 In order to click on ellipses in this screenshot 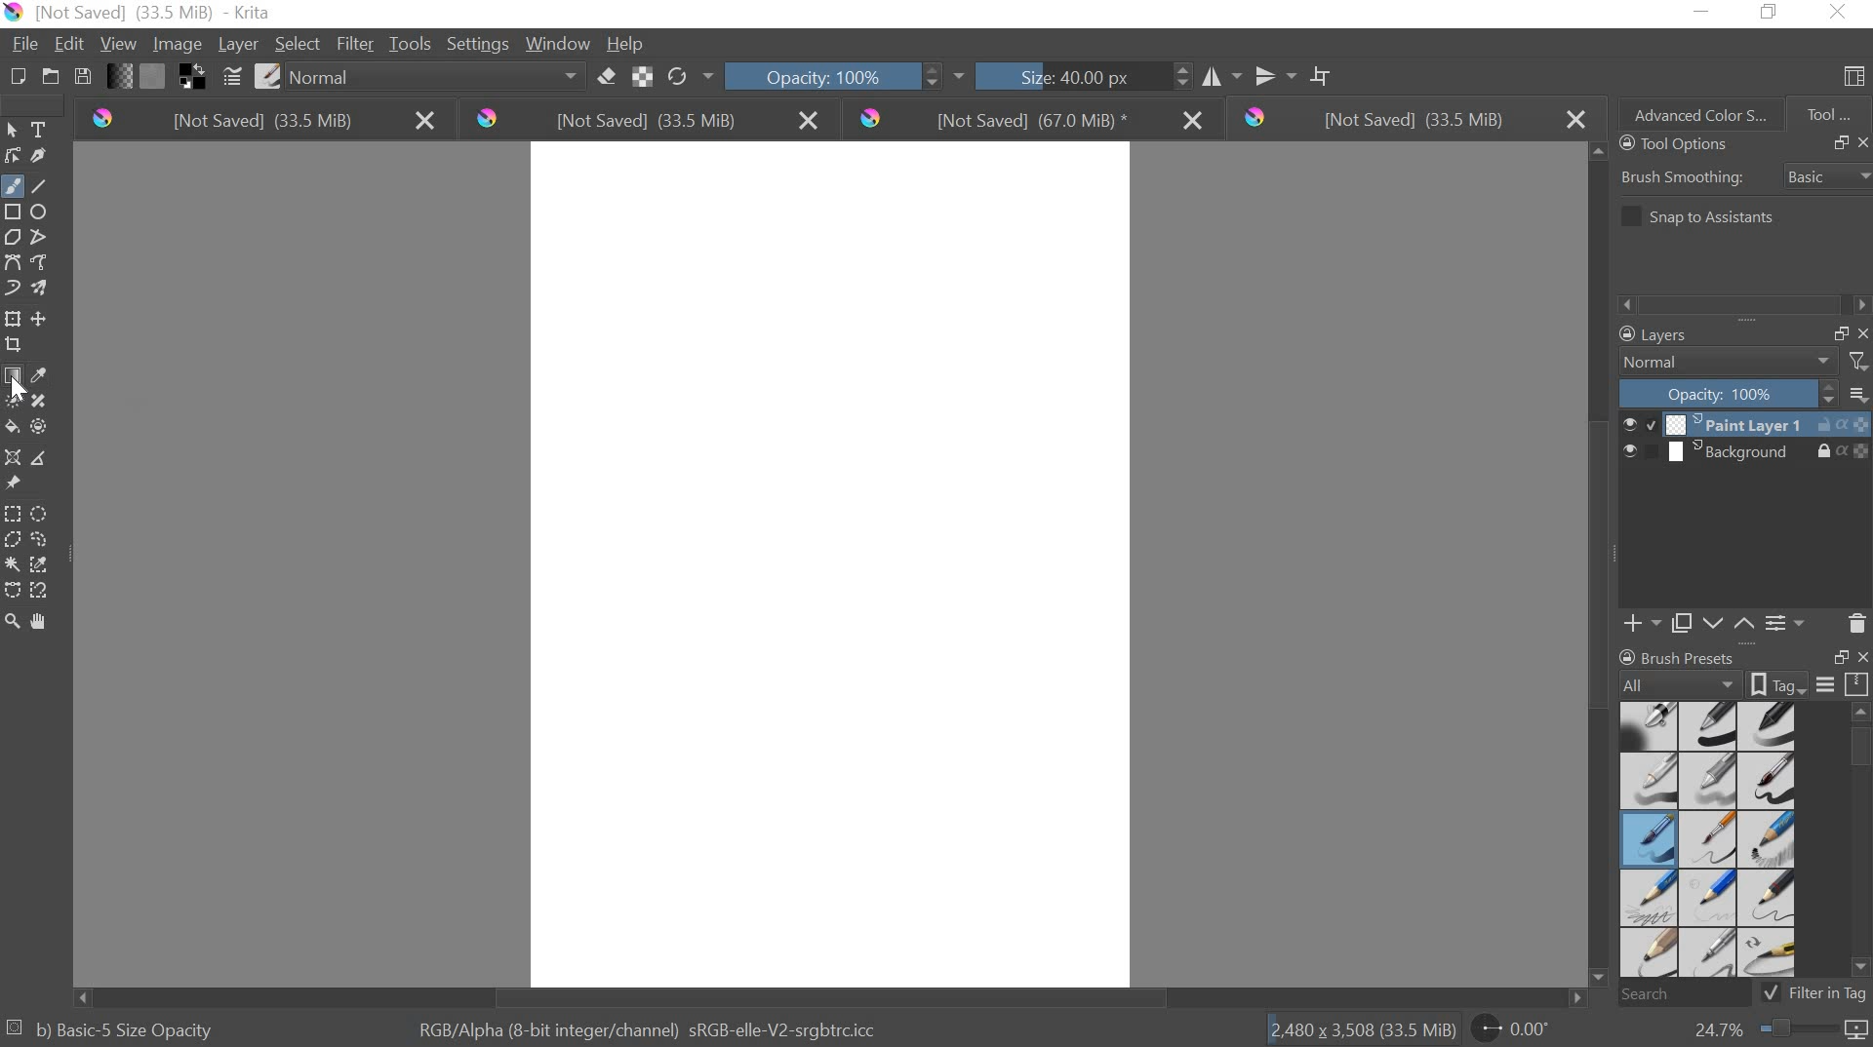, I will do `click(39, 213)`.